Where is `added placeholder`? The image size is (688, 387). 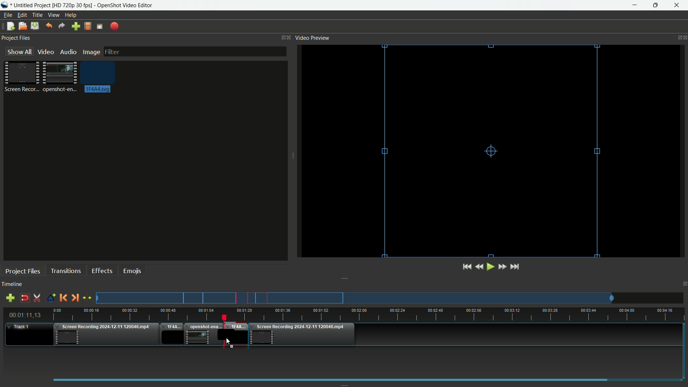 added placeholder is located at coordinates (235, 335).